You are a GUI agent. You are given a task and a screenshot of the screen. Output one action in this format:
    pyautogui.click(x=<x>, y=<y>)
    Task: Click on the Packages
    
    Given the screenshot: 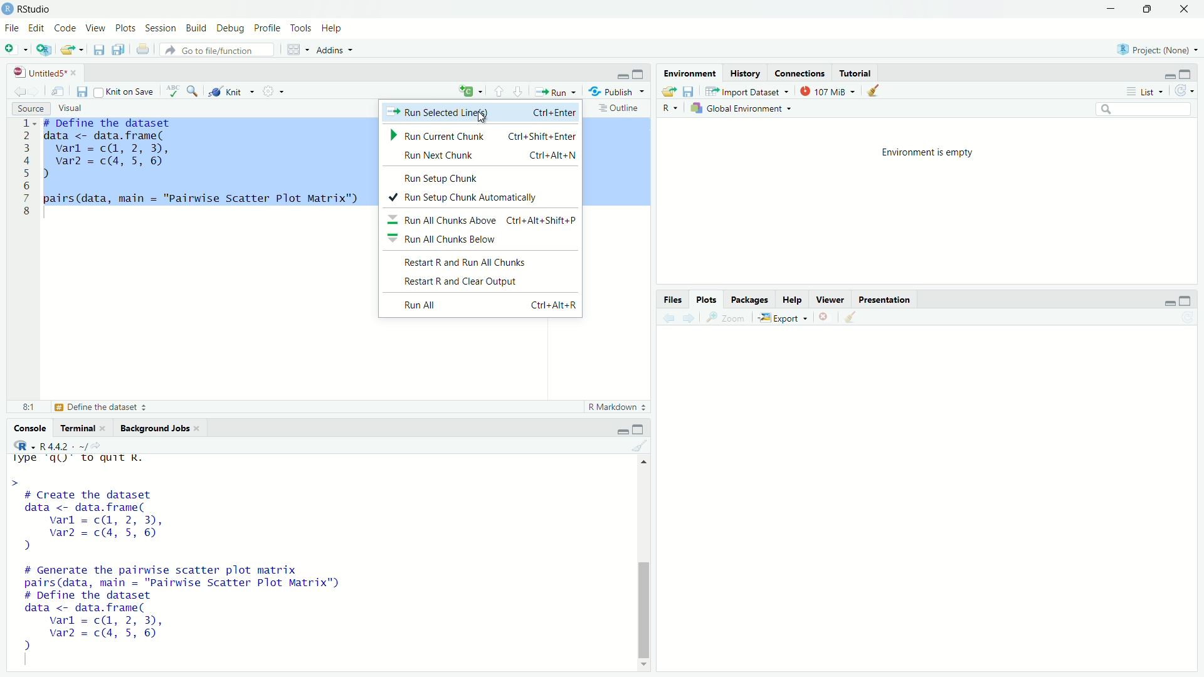 What is the action you would take?
    pyautogui.click(x=751, y=300)
    